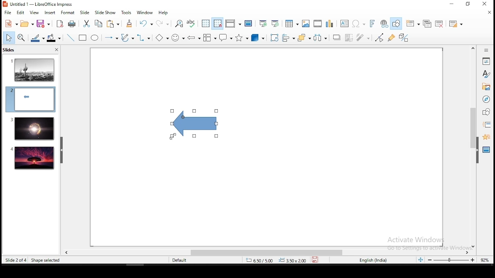  Describe the element at coordinates (49, 13) in the screenshot. I see `insert` at that location.